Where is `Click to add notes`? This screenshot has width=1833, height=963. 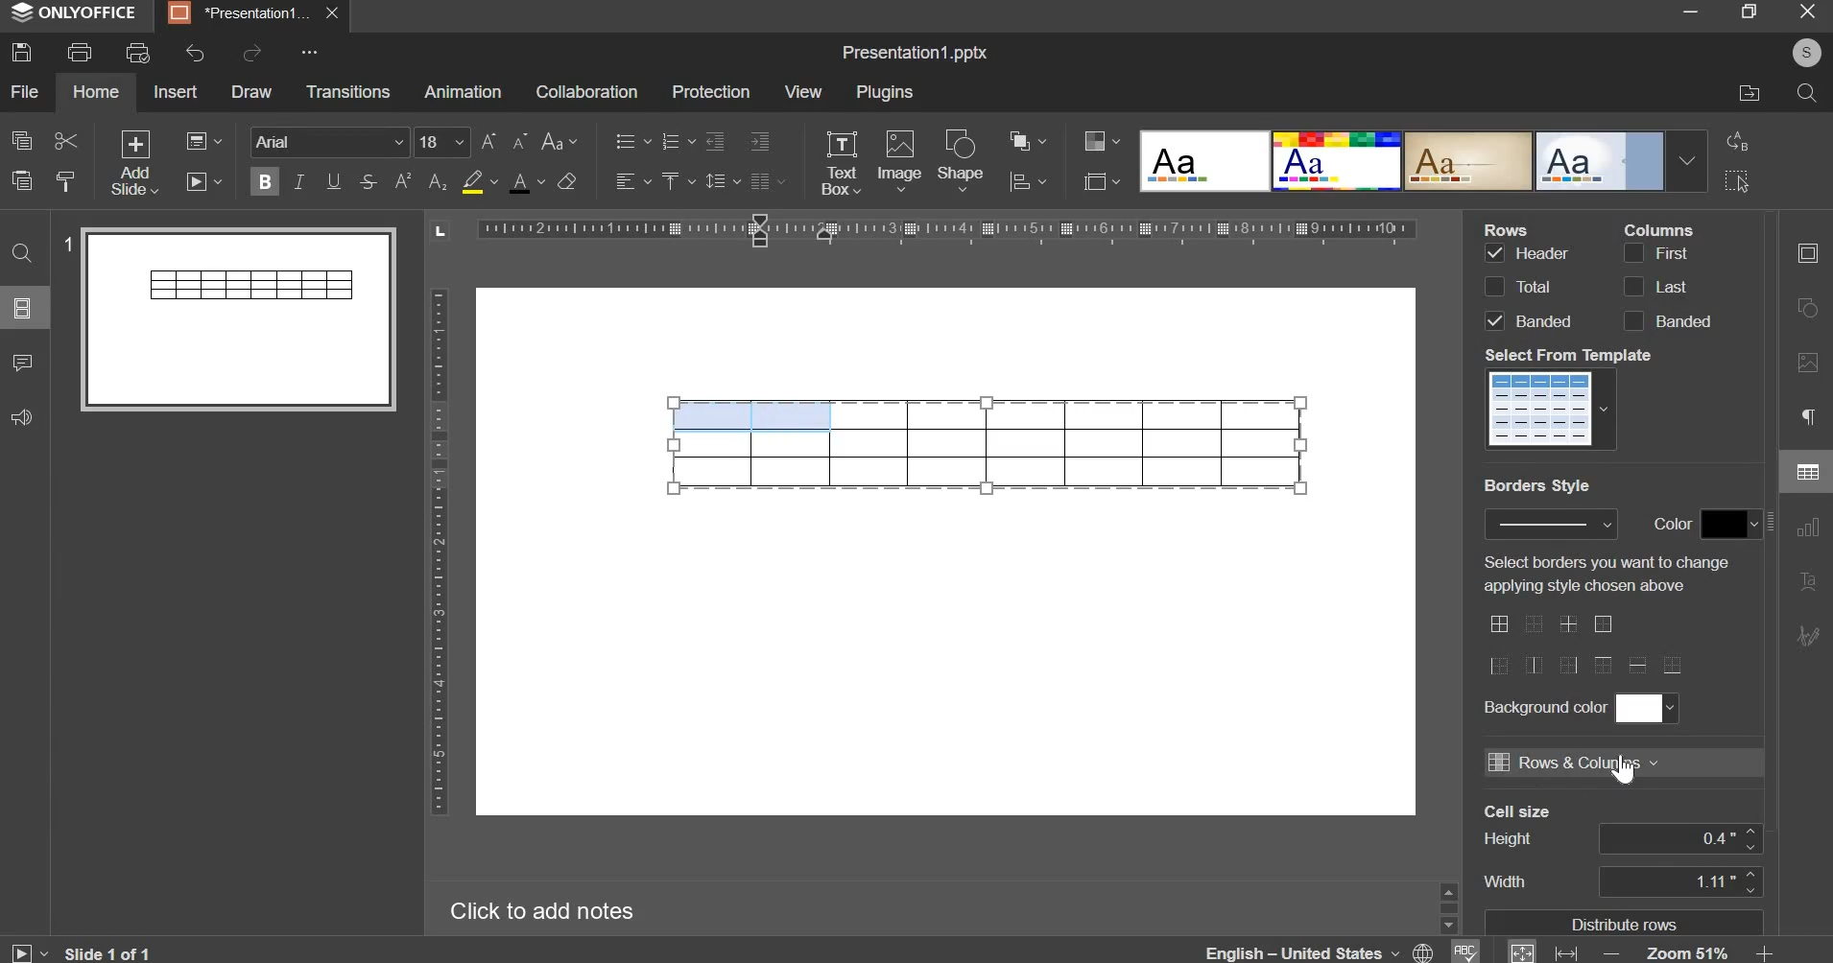
Click to add notes is located at coordinates (536, 907).